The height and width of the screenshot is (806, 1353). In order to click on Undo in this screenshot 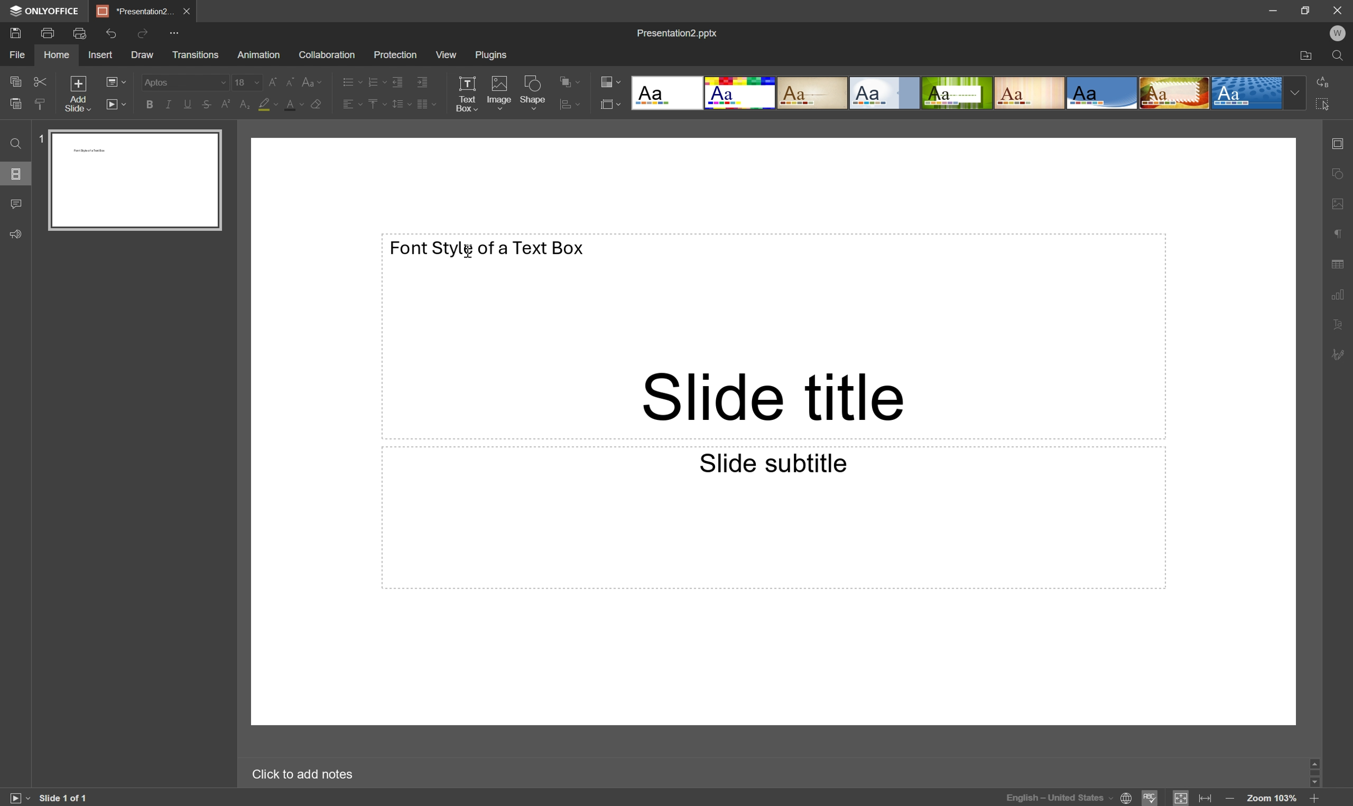, I will do `click(114, 32)`.